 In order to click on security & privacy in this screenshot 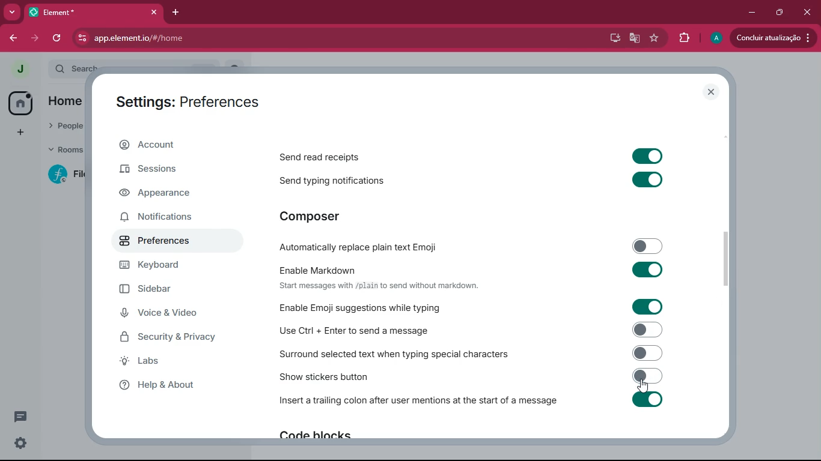, I will do `click(175, 337)`.